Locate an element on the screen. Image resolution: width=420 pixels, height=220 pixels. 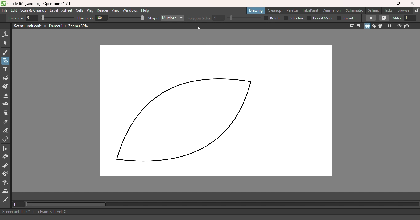
Camera view is located at coordinates (381, 26).